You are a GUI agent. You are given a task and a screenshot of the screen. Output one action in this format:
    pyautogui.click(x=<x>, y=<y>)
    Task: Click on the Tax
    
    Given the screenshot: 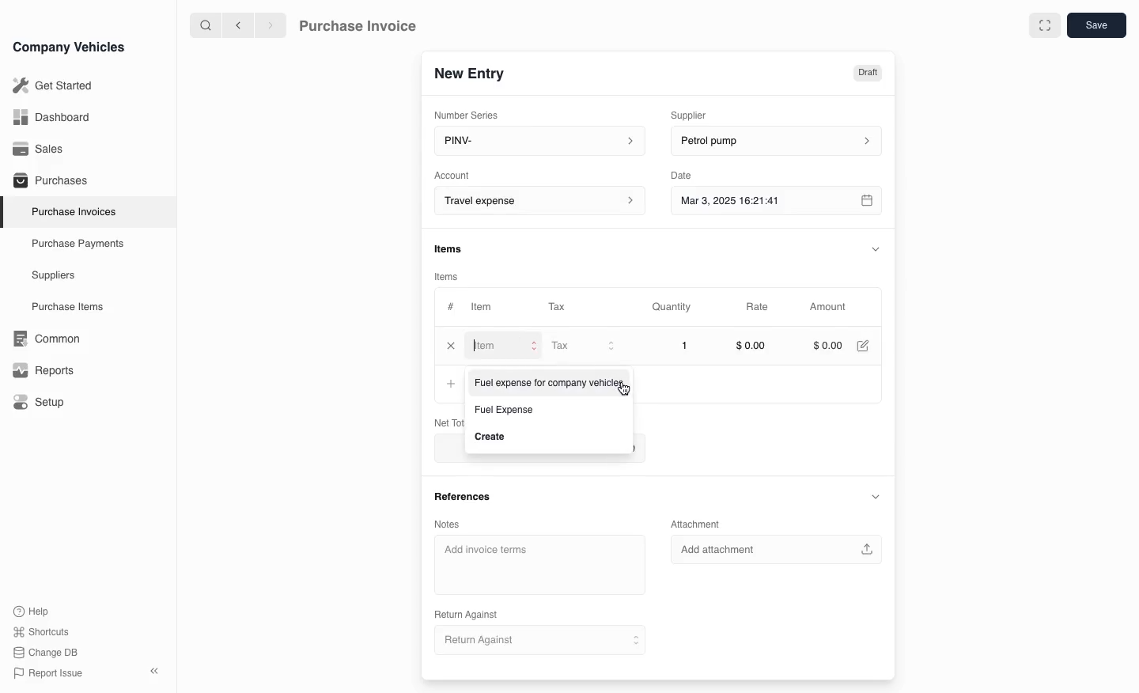 What is the action you would take?
    pyautogui.click(x=564, y=308)
    